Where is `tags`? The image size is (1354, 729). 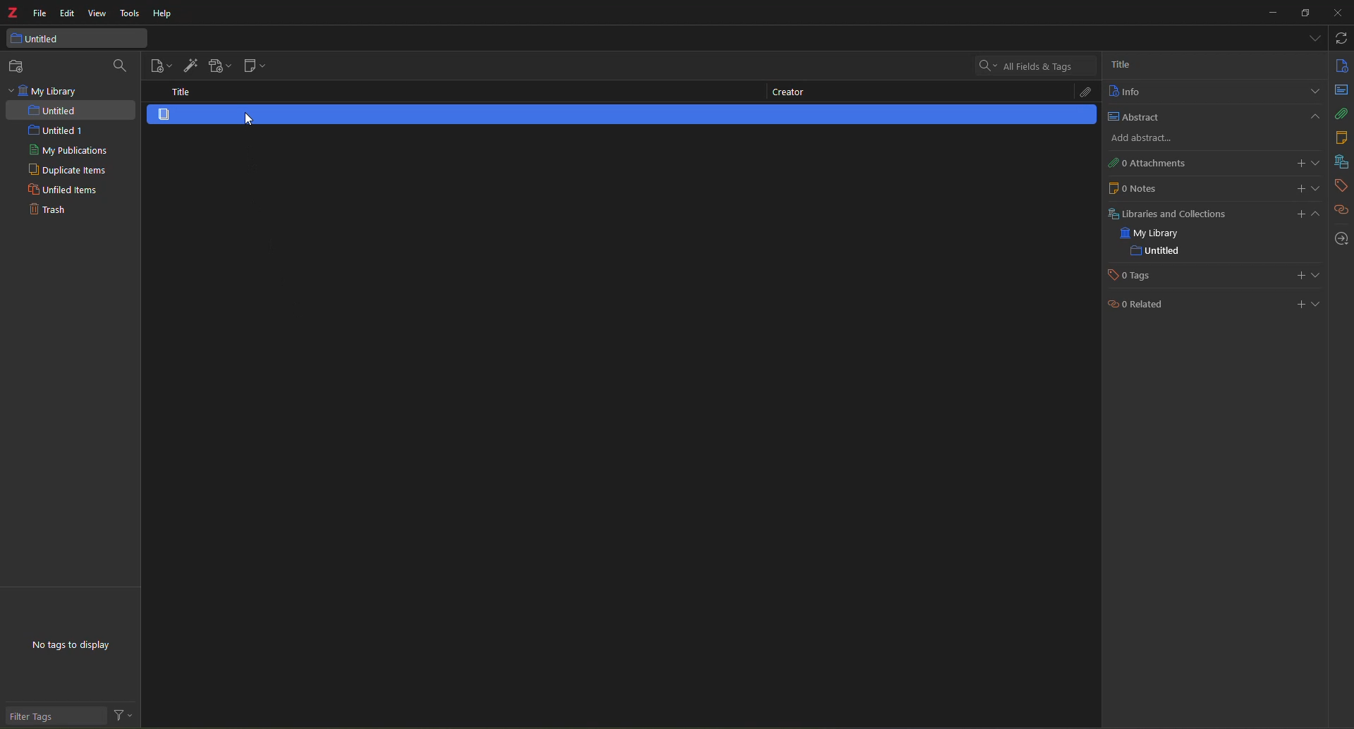 tags is located at coordinates (1134, 276).